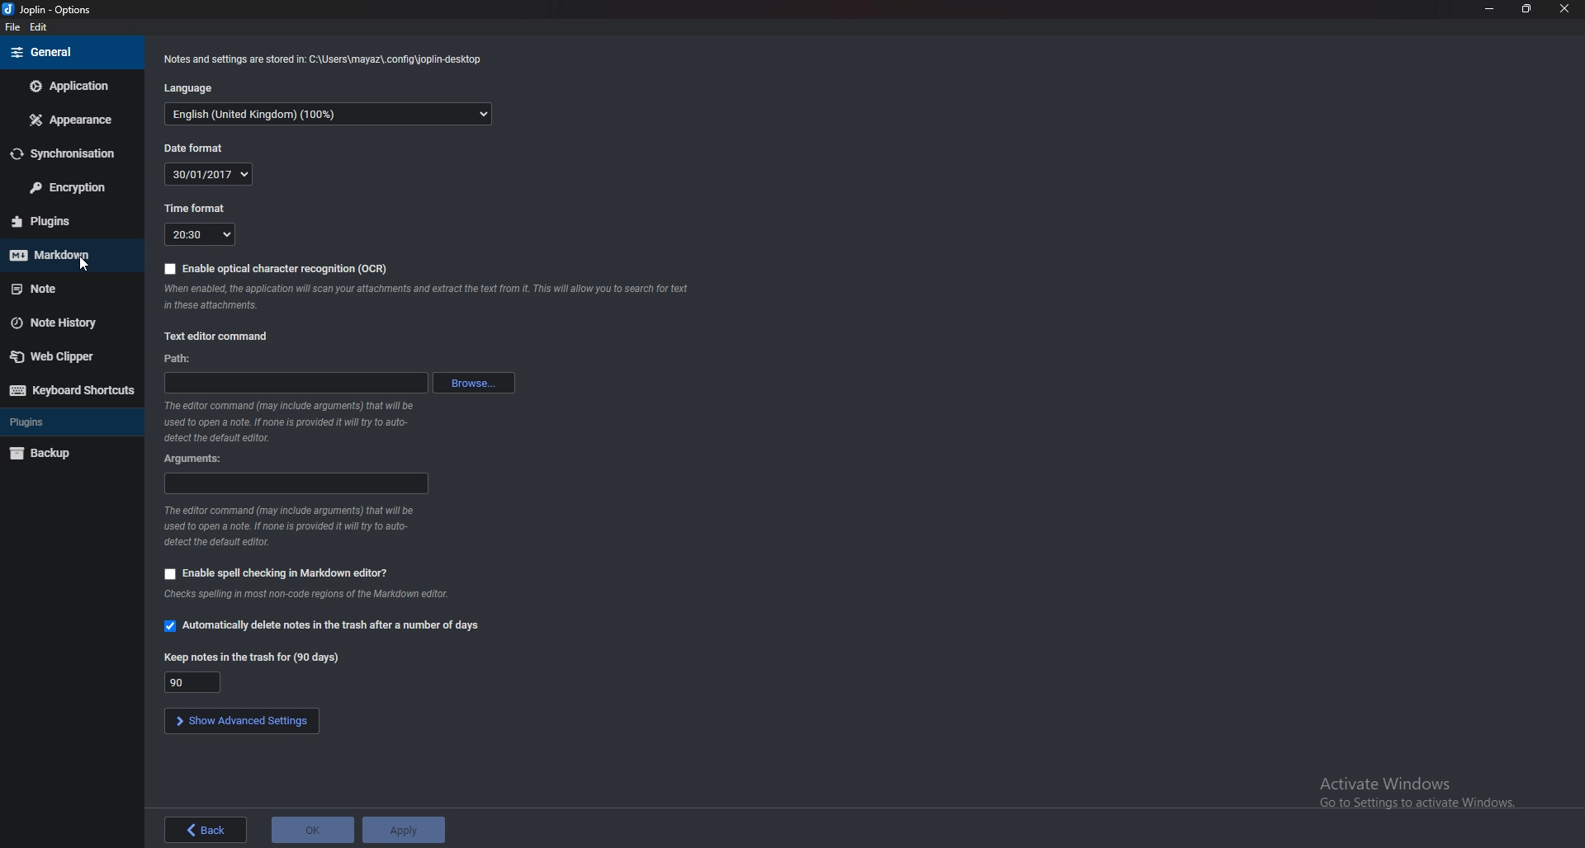  What do you see at coordinates (202, 461) in the screenshot?
I see `Arguments` at bounding box center [202, 461].